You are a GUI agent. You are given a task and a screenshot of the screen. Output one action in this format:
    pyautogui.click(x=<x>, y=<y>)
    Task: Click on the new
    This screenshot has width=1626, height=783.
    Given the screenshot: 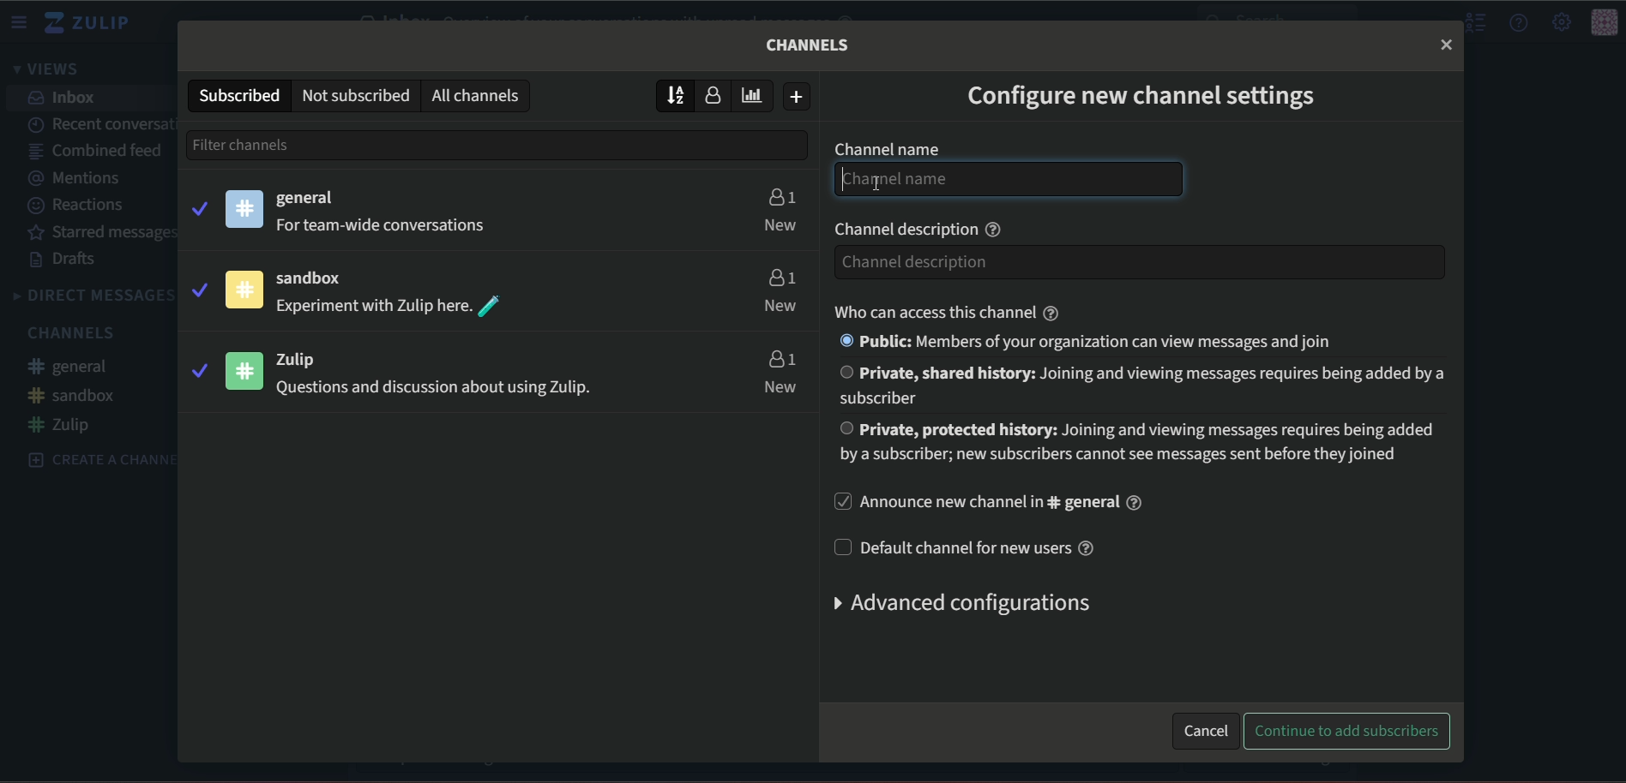 What is the action you would take?
    pyautogui.click(x=780, y=224)
    